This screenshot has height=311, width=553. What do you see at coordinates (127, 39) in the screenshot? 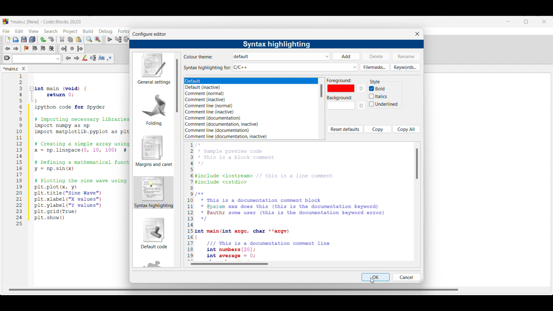
I see `Next line` at bounding box center [127, 39].